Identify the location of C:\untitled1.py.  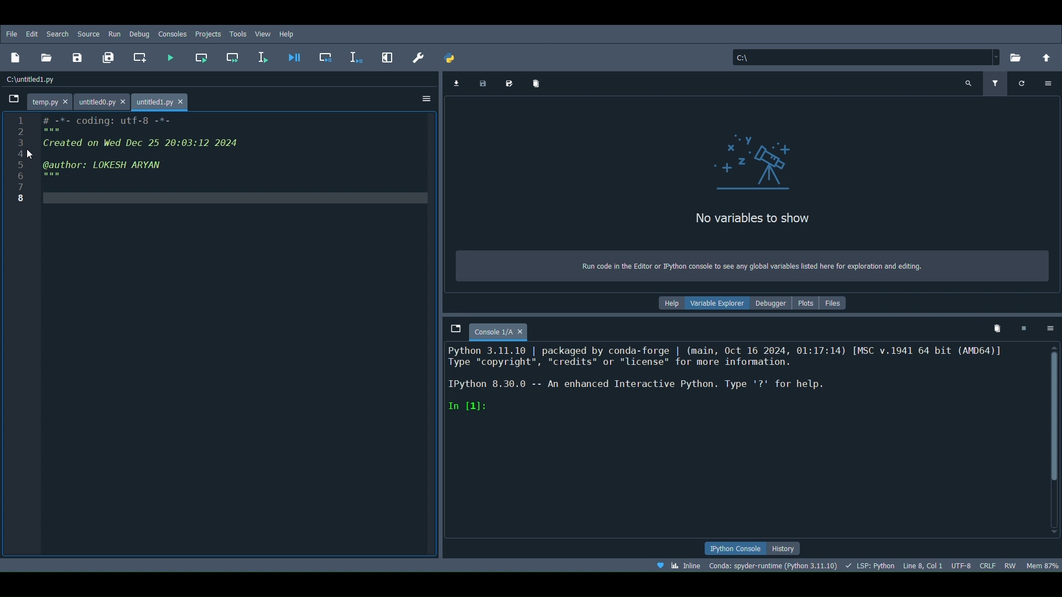
(33, 78).